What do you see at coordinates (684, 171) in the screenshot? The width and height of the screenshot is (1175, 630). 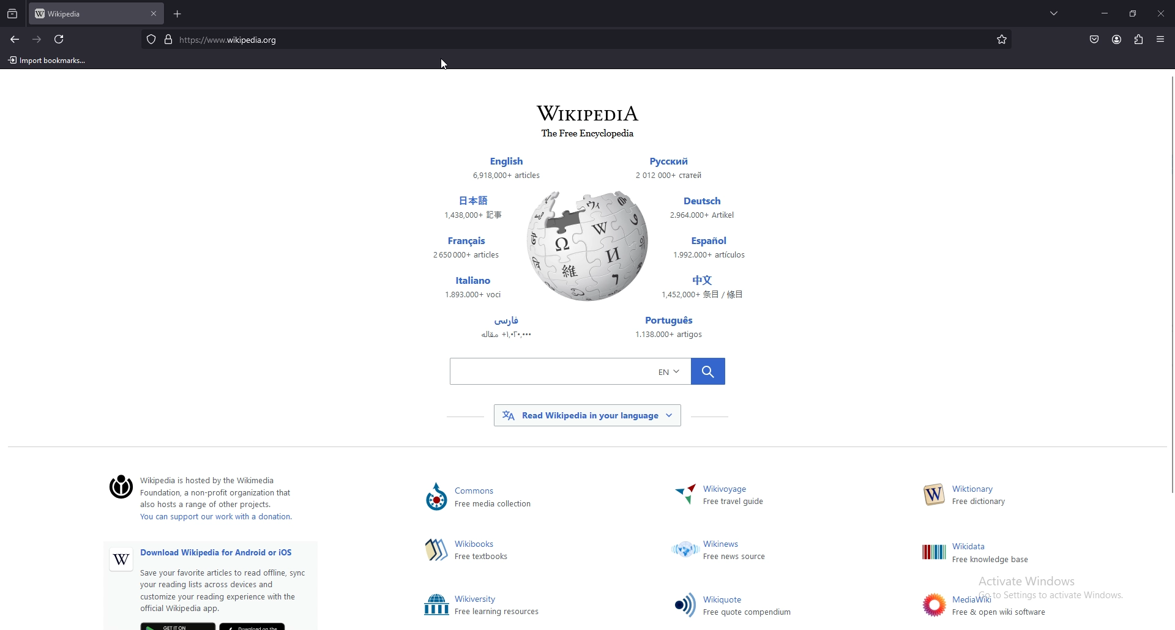 I see `` at bounding box center [684, 171].